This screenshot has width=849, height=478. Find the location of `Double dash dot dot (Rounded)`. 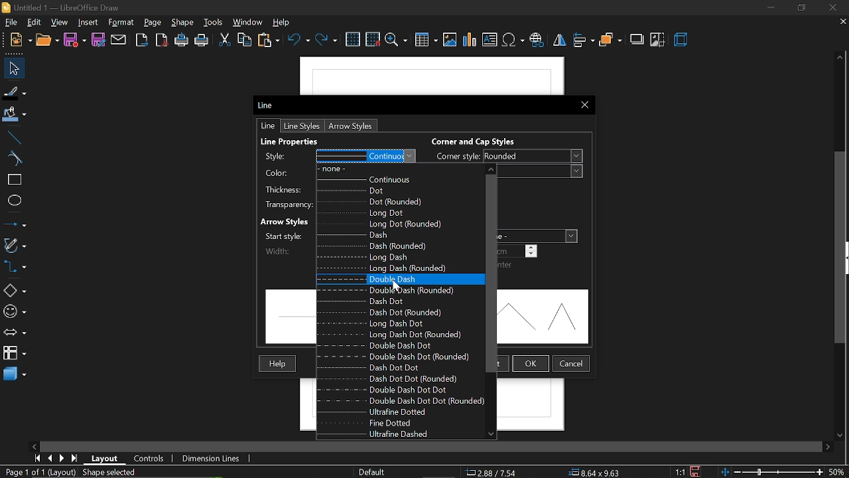

Double dash dot dot (Rounded) is located at coordinates (405, 400).